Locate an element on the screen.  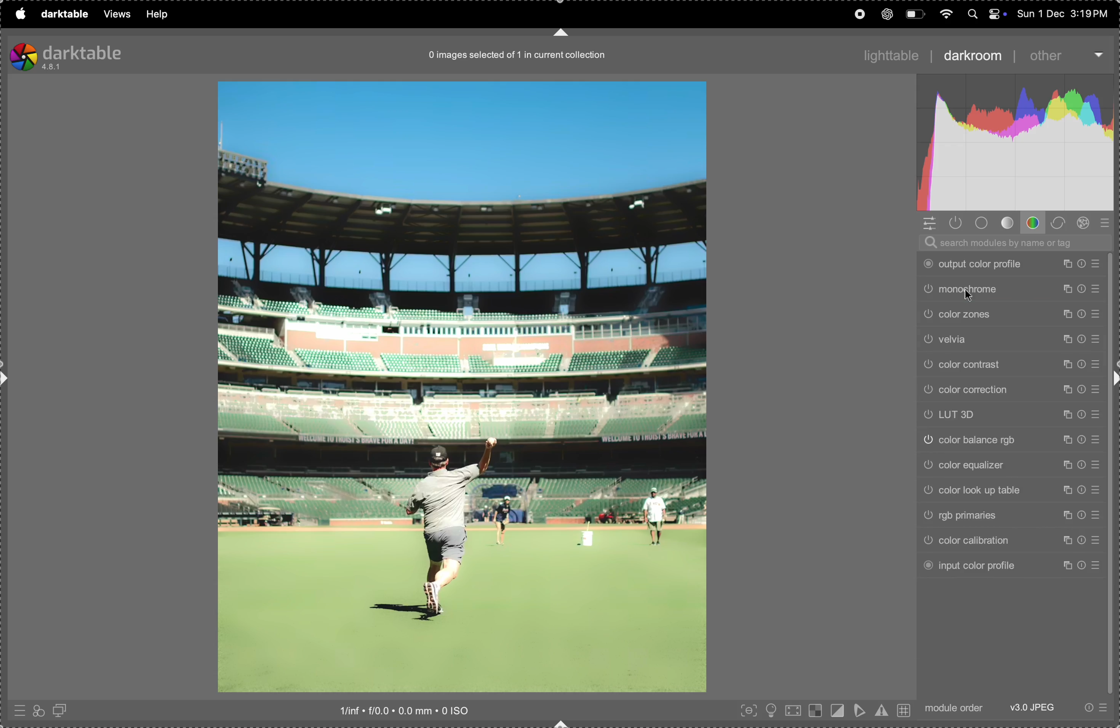
other is located at coordinates (1048, 55).